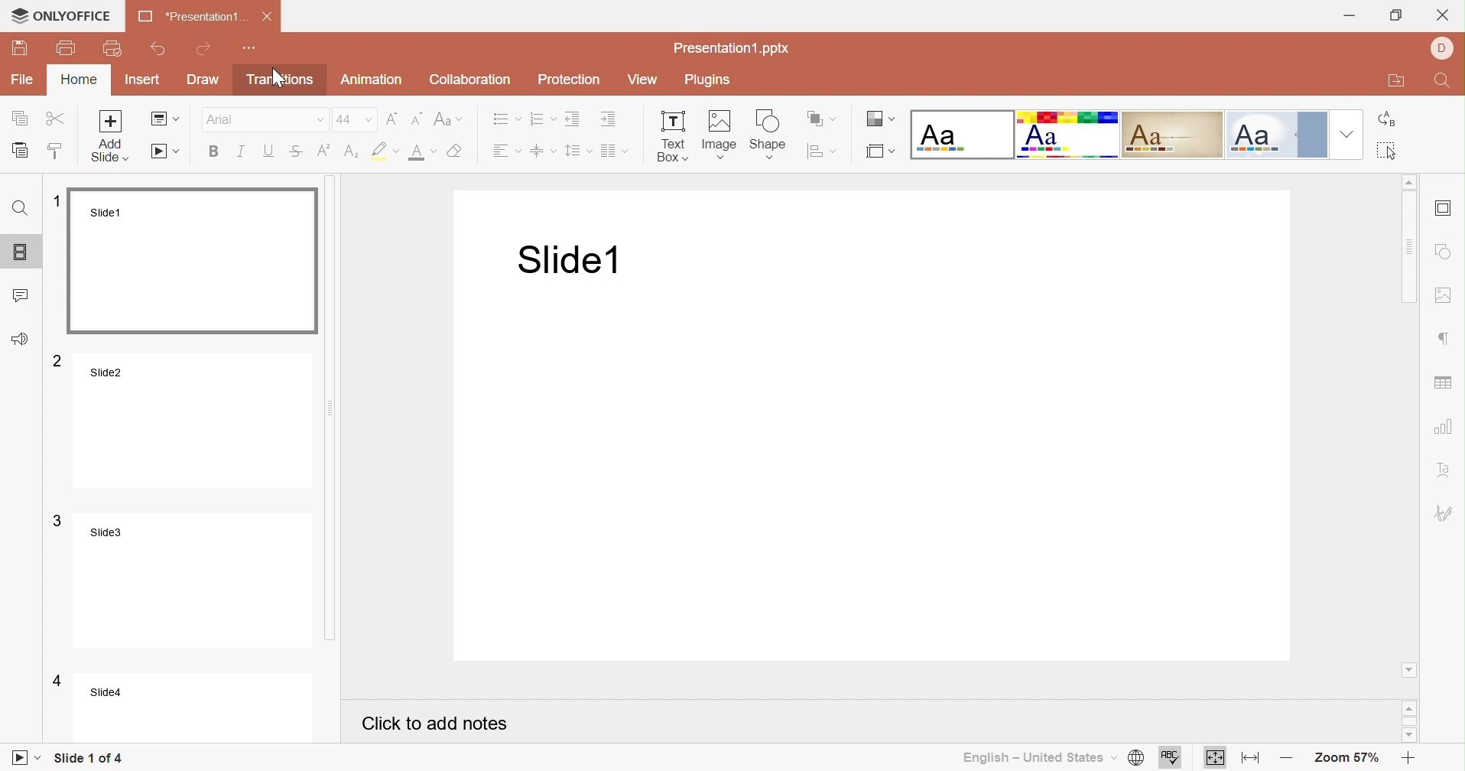 This screenshot has width=1465, height=771. What do you see at coordinates (733, 50) in the screenshot?
I see `Presentation1.pptx` at bounding box center [733, 50].